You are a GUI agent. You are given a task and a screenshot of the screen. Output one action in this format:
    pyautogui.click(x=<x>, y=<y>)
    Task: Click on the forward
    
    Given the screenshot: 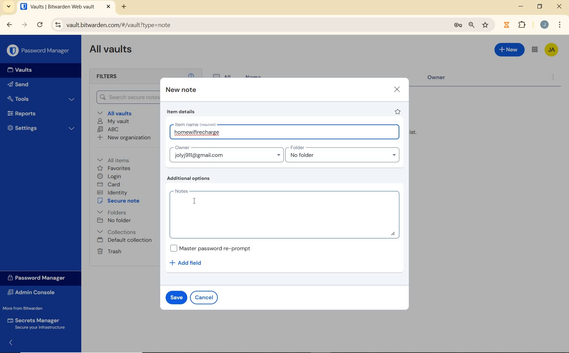 What is the action you would take?
    pyautogui.click(x=24, y=25)
    